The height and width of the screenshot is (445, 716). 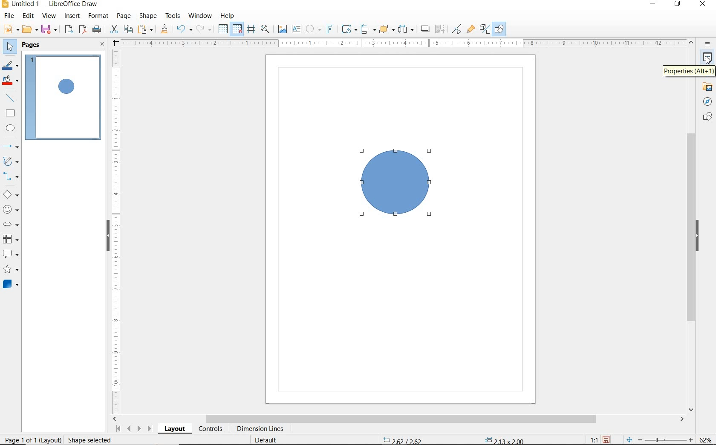 I want to click on CLOSE, so click(x=102, y=44).